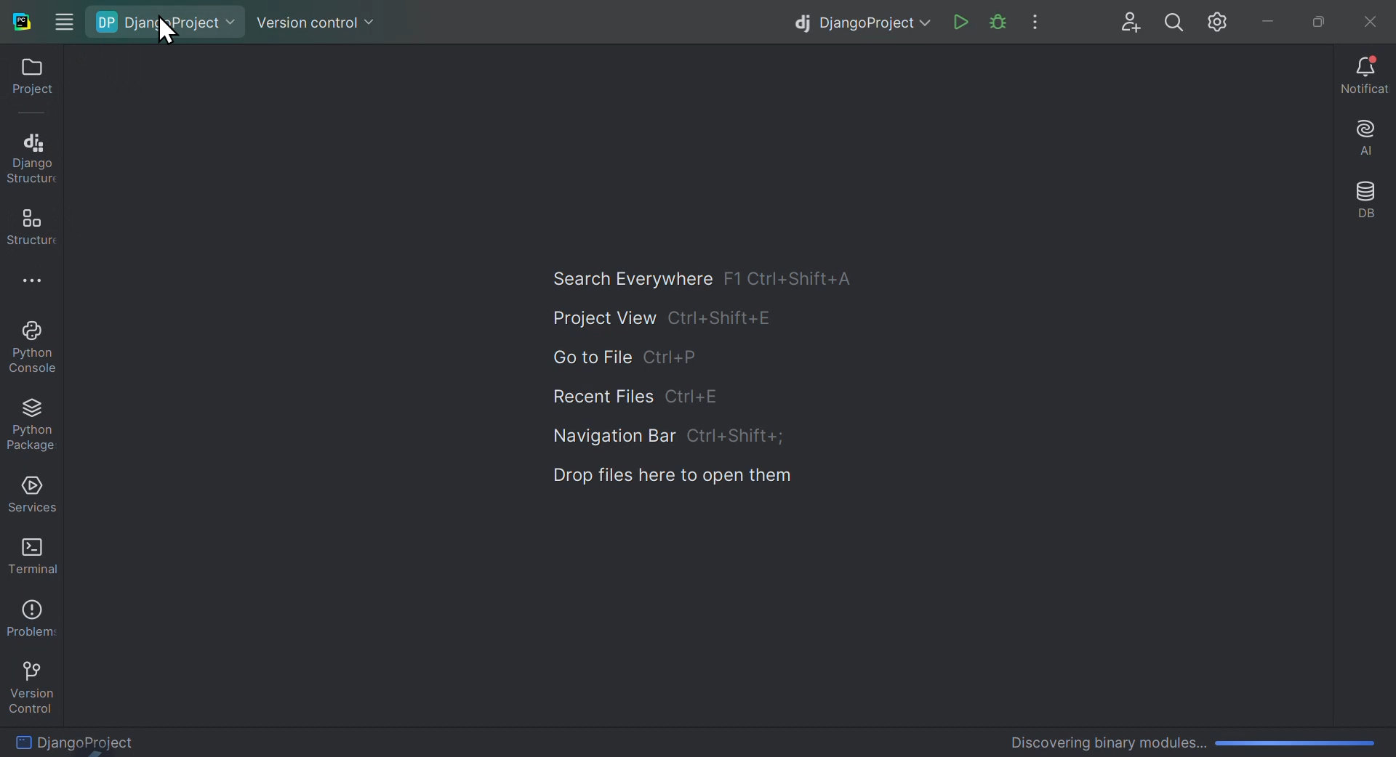 This screenshot has height=757, width=1396. I want to click on Run file, so click(961, 23).